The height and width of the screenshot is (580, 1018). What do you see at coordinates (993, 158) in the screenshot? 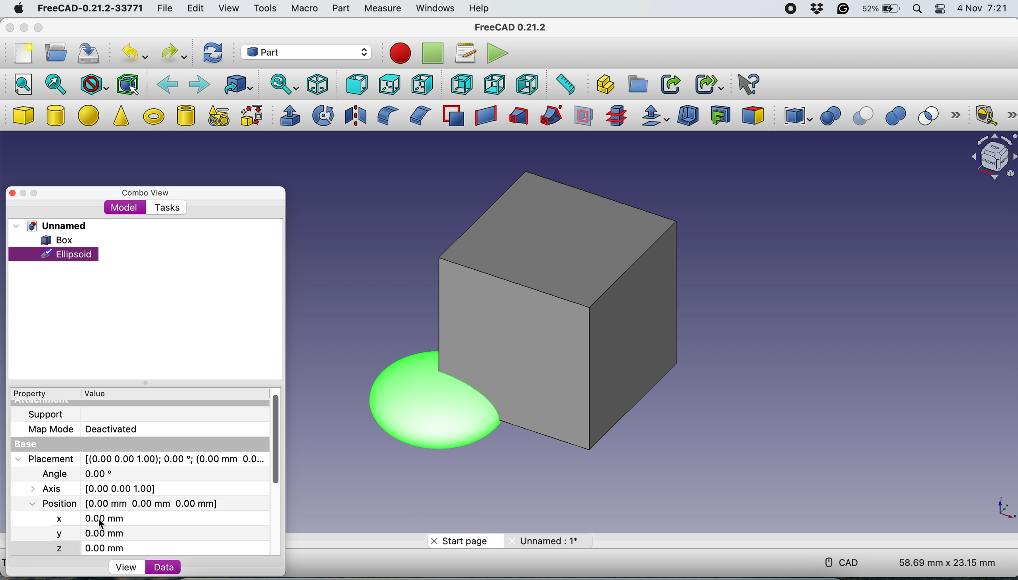
I see `object interface` at bounding box center [993, 158].